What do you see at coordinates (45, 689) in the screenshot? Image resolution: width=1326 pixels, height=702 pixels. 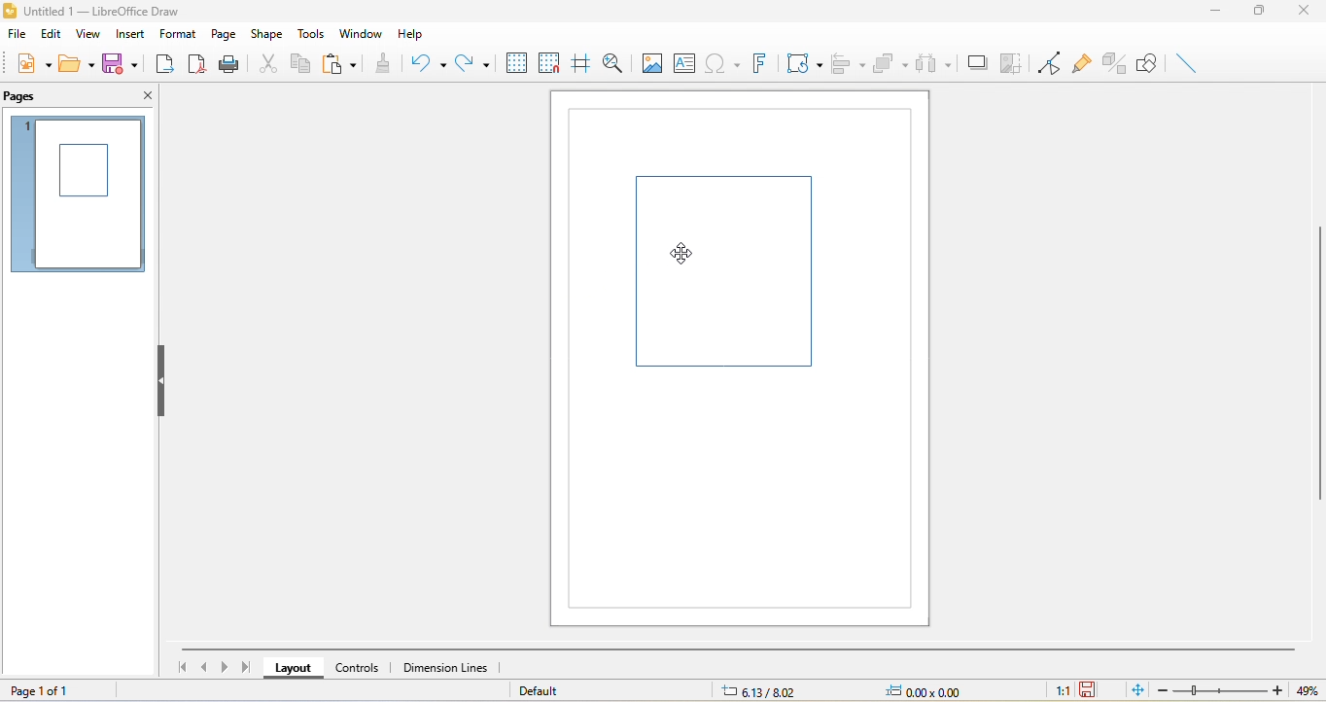 I see `page 1 of 1` at bounding box center [45, 689].